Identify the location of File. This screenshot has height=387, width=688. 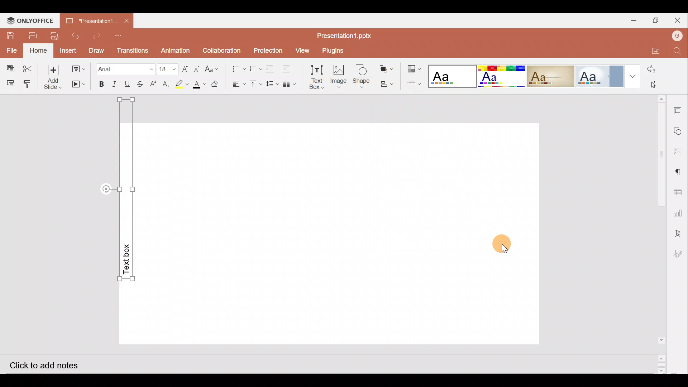
(12, 50).